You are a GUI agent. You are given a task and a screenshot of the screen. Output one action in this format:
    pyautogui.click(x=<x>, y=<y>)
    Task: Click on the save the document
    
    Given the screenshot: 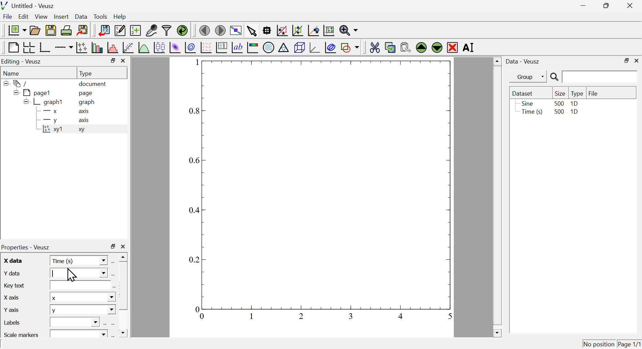 What is the action you would take?
    pyautogui.click(x=51, y=31)
    